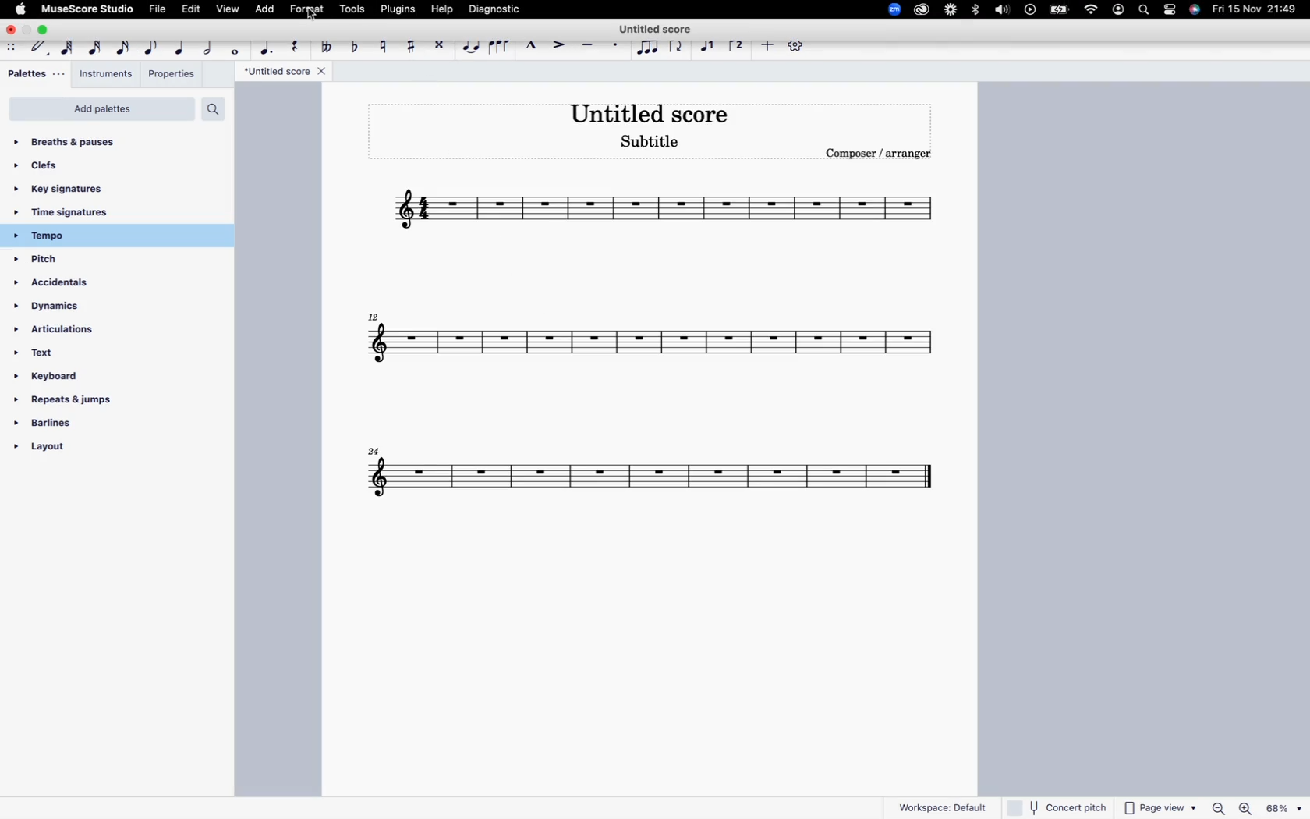  What do you see at coordinates (65, 401) in the screenshot?
I see `repeats & jumps` at bounding box center [65, 401].